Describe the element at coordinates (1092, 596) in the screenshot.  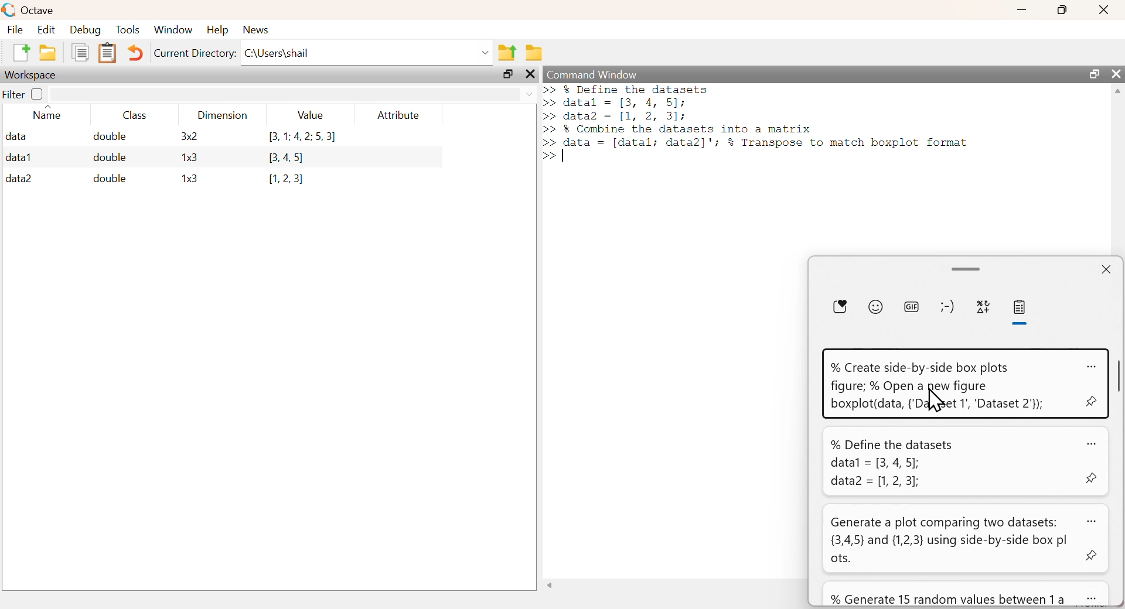
I see `more options` at that location.